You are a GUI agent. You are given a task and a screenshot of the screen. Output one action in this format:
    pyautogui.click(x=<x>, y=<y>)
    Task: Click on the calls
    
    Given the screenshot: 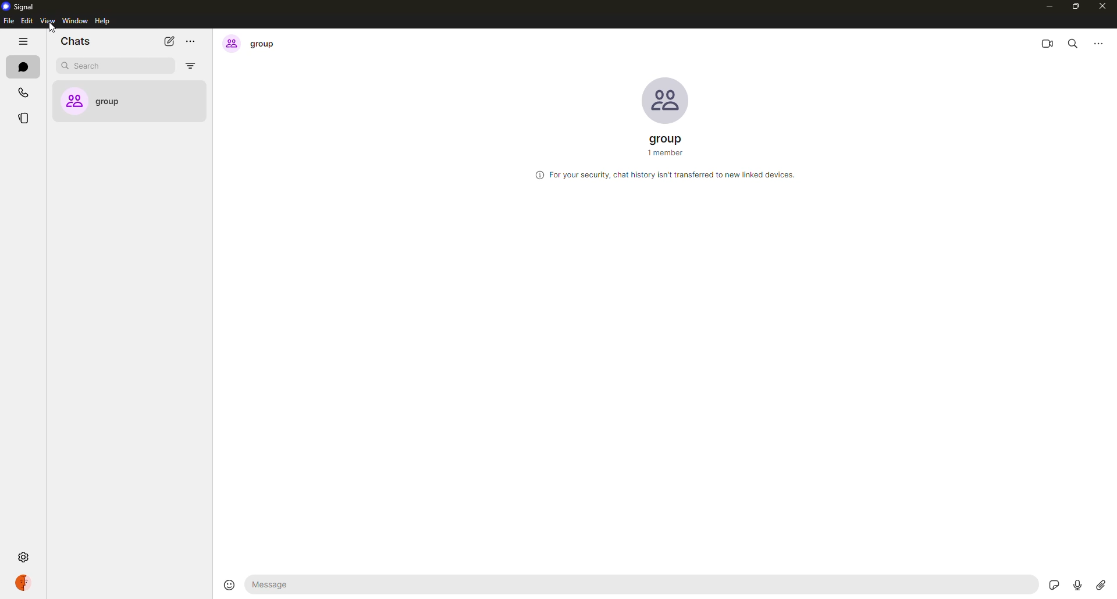 What is the action you would take?
    pyautogui.click(x=22, y=91)
    